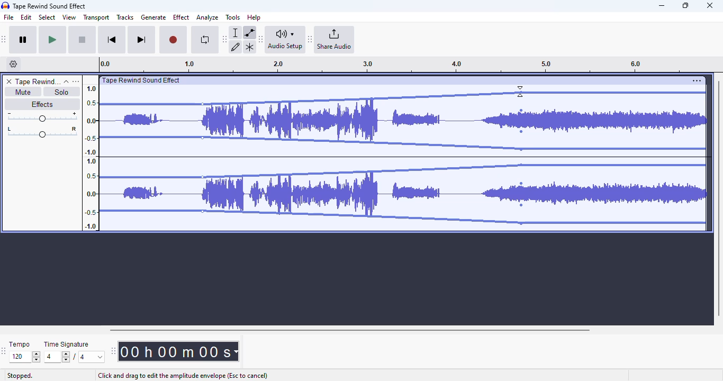 The height and width of the screenshot is (381, 723). What do you see at coordinates (521, 184) in the screenshot?
I see `Control point` at bounding box center [521, 184].